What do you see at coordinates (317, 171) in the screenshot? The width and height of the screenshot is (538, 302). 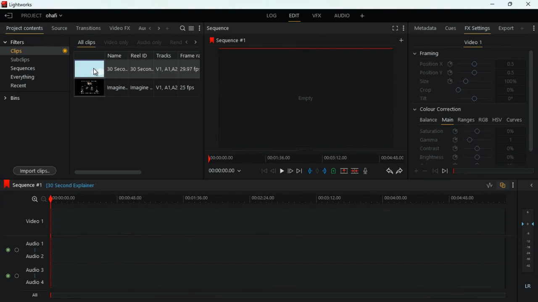 I see `hold` at bounding box center [317, 171].